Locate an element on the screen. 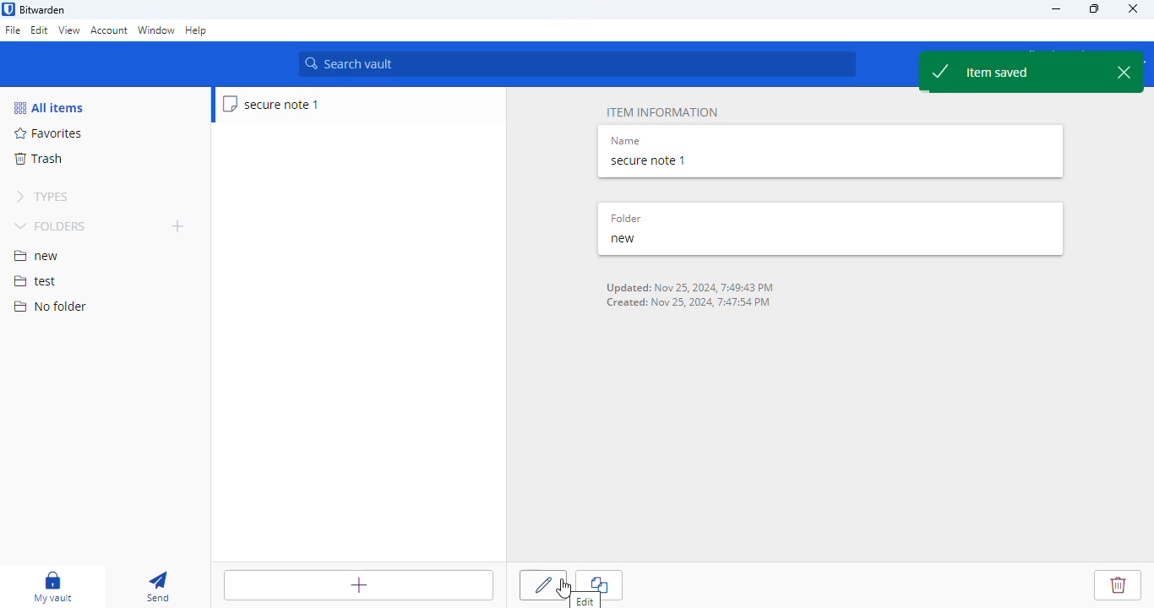 This screenshot has height=608, width=1154. folders is located at coordinates (52, 225).